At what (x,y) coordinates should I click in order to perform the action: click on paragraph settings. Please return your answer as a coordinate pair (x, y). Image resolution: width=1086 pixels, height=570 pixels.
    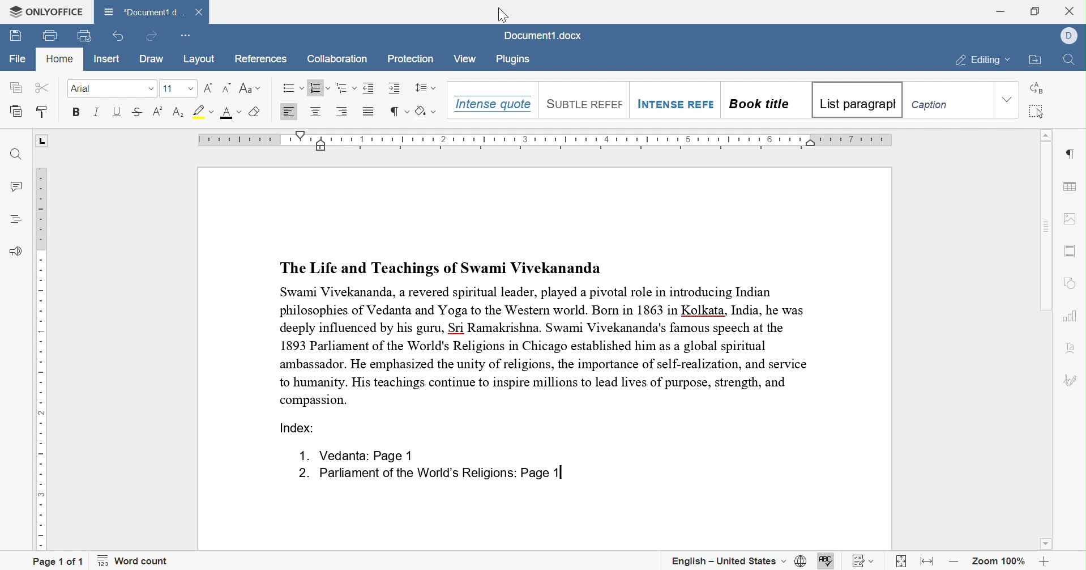
    Looking at the image, I should click on (1072, 154).